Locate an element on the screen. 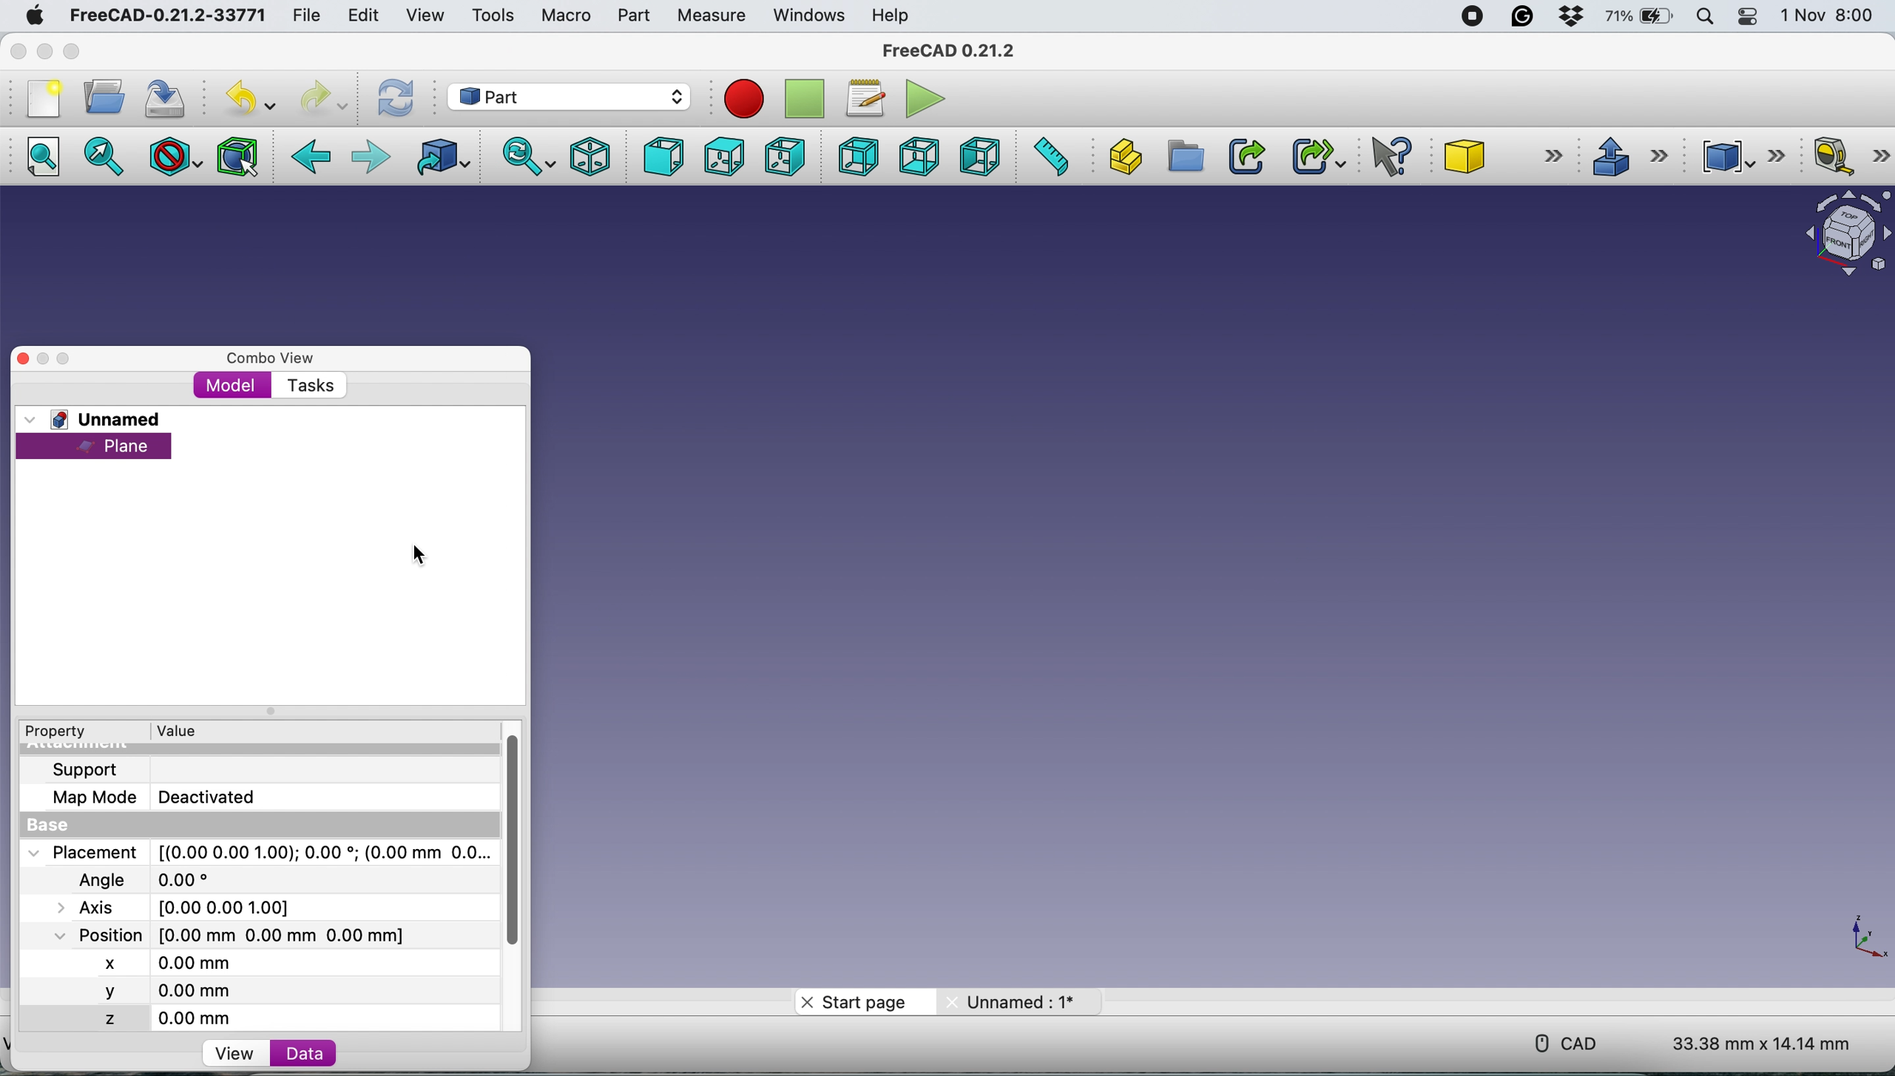 The height and width of the screenshot is (1076, 1895). draw style is located at coordinates (173, 157).